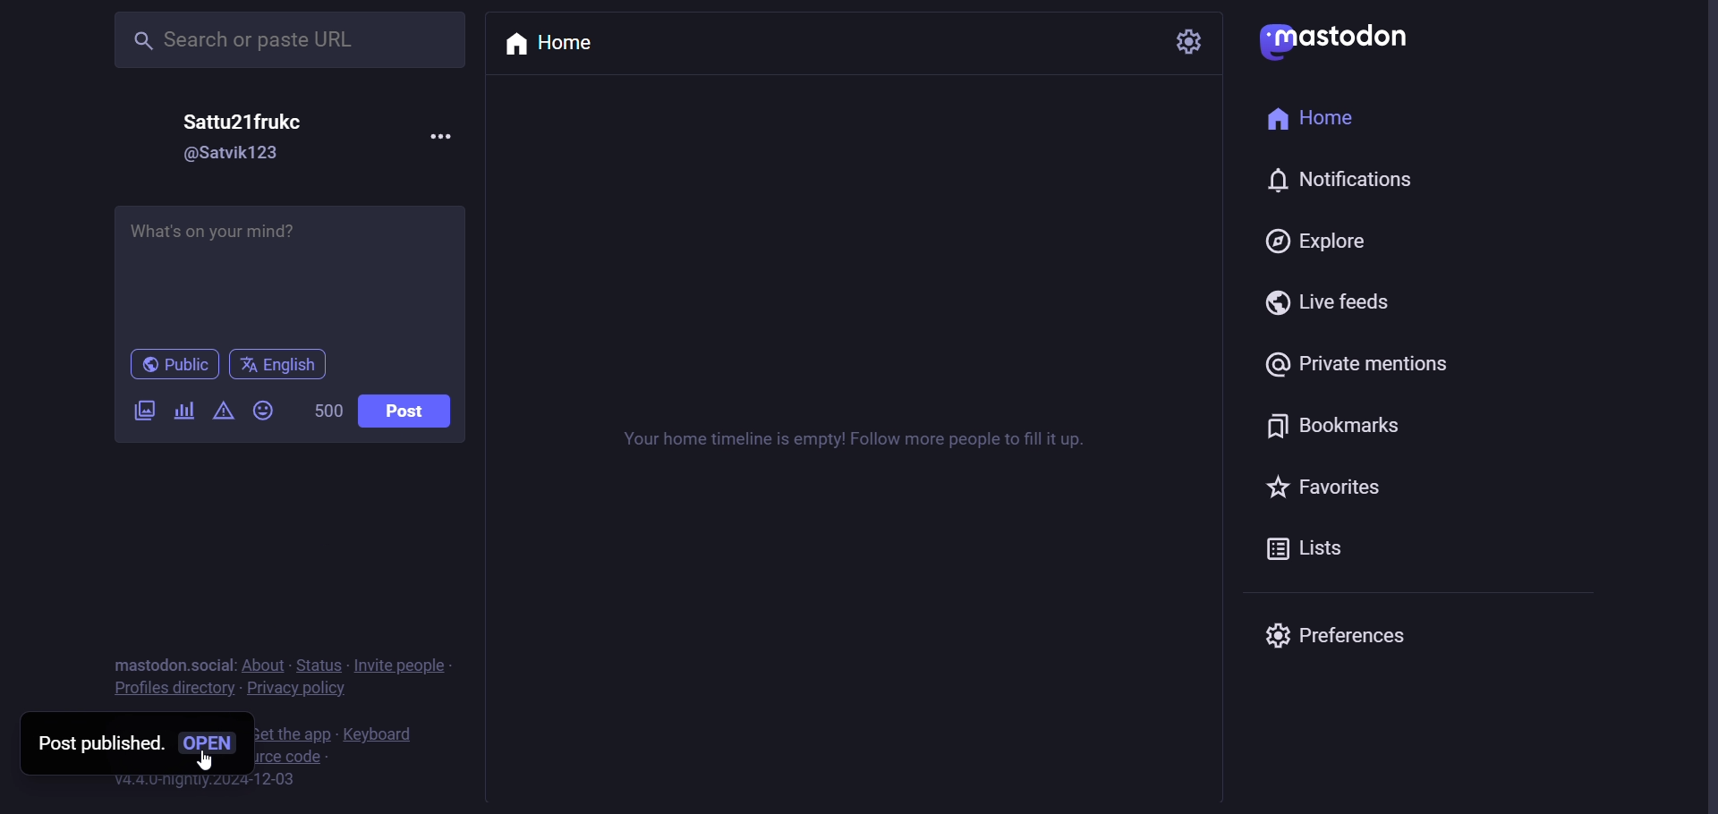 This screenshot has width=1718, height=814. Describe the element at coordinates (1311, 243) in the screenshot. I see `explore` at that location.